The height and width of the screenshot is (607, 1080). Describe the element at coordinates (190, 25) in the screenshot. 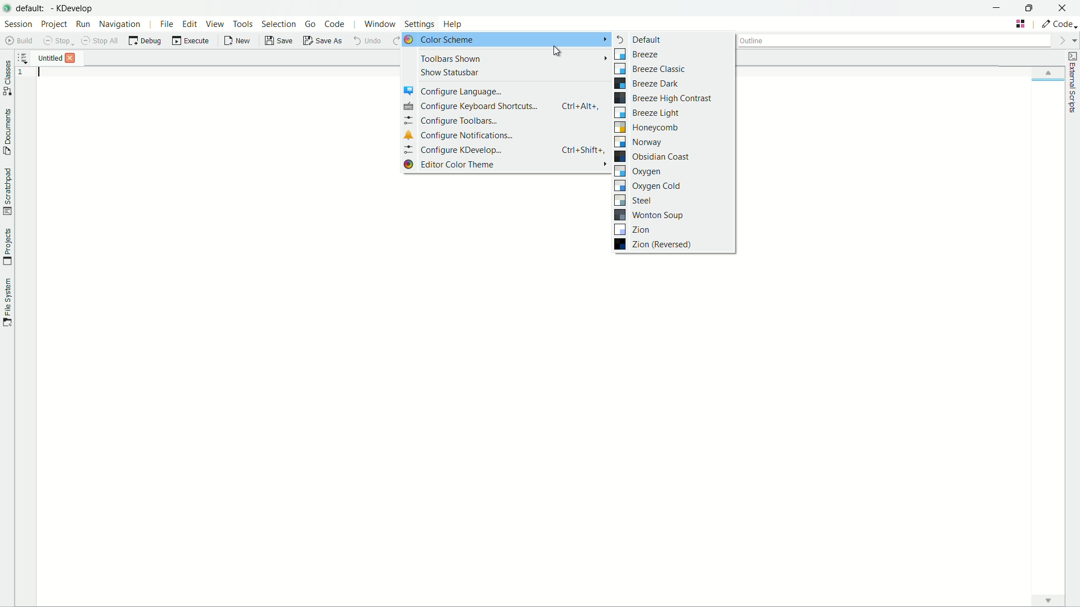

I see `edit` at that location.